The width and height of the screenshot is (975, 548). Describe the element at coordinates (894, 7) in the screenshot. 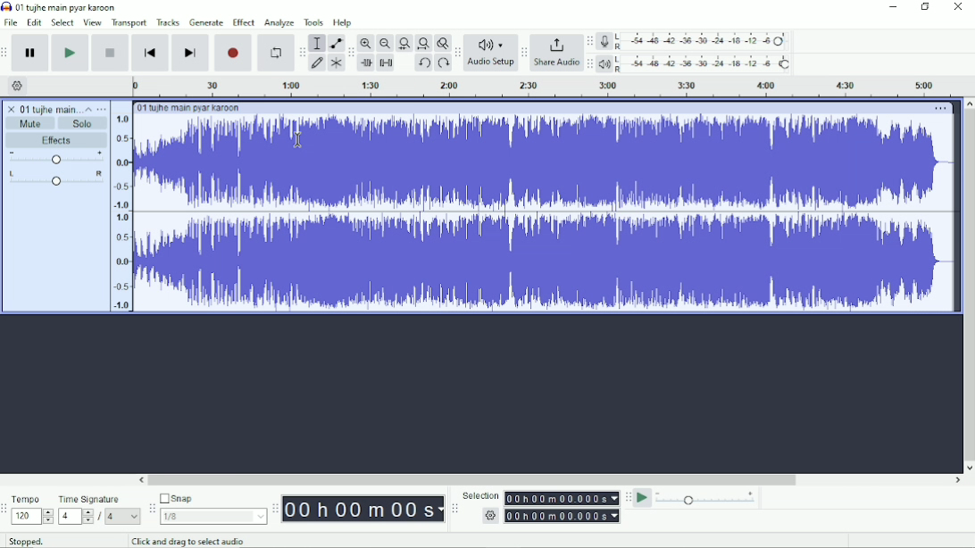

I see `Minimize` at that location.